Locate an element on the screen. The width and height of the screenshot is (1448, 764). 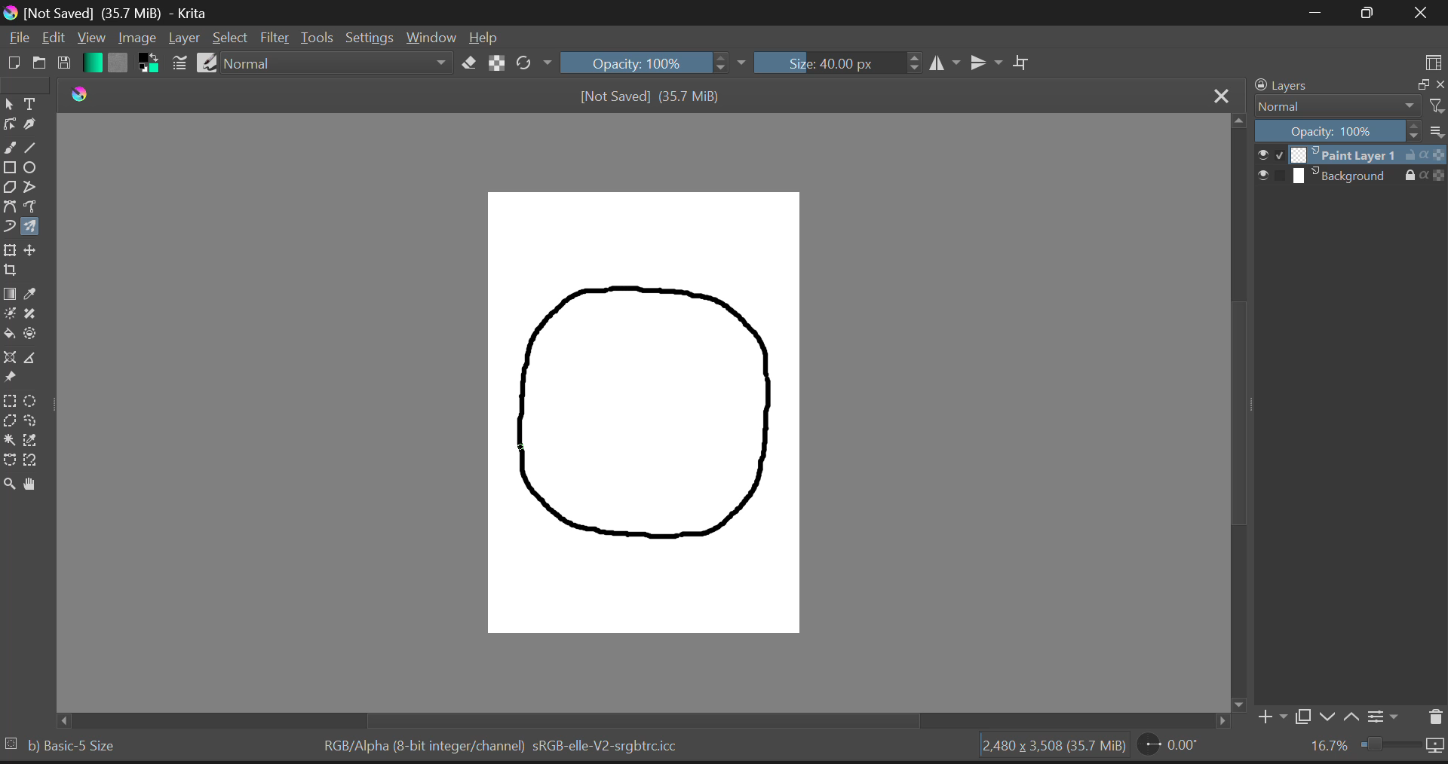
Reference Images is located at coordinates (9, 378).